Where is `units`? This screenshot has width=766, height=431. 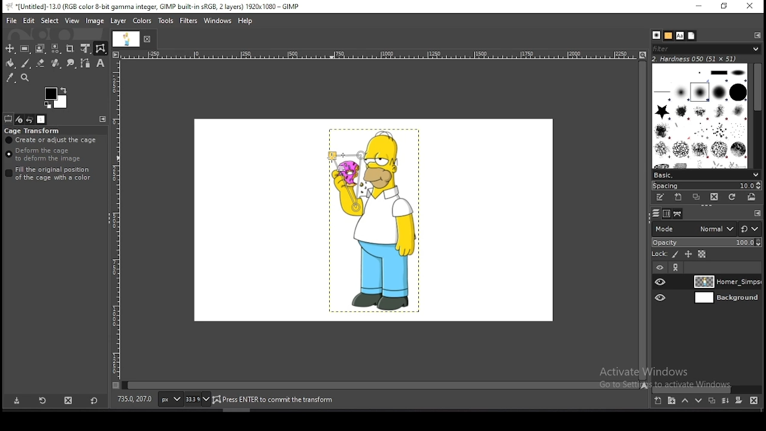
units is located at coordinates (169, 400).